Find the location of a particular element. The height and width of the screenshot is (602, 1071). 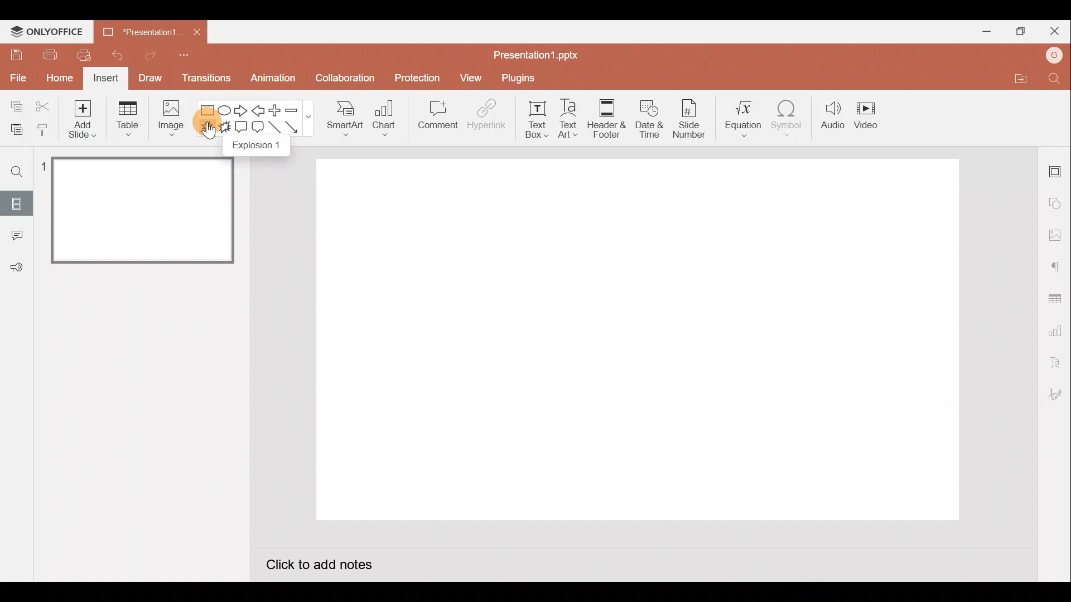

Equation is located at coordinates (740, 120).